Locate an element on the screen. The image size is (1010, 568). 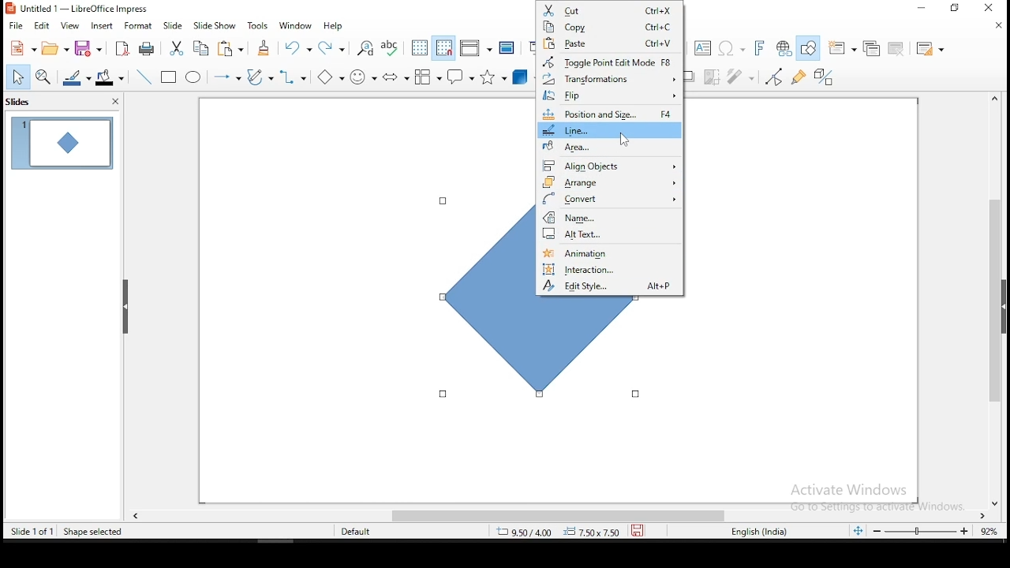
slide layout is located at coordinates (933, 49).